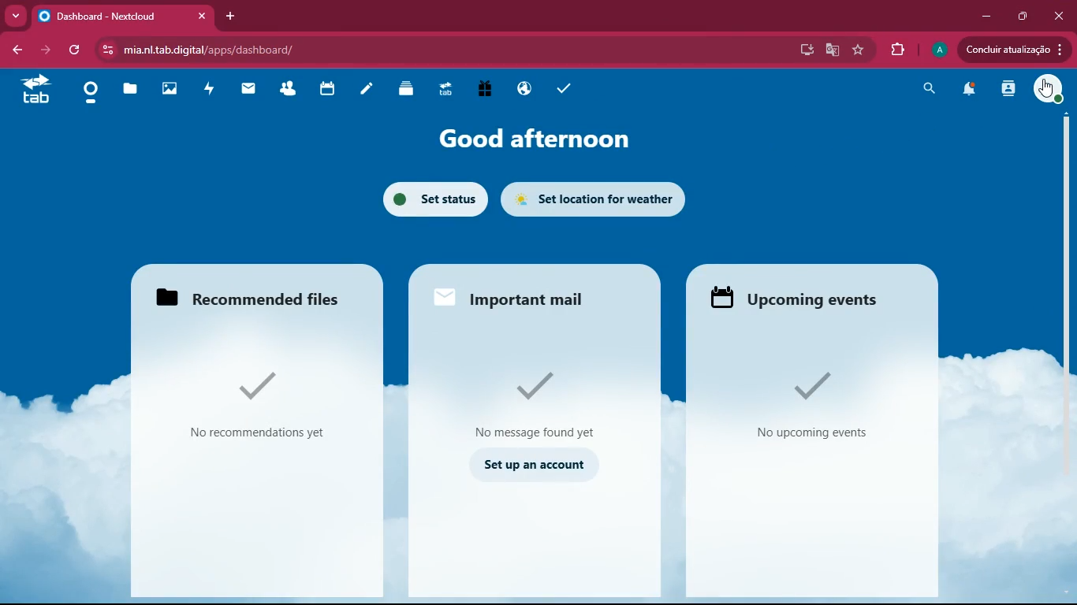  Describe the element at coordinates (596, 199) in the screenshot. I see `set location for weather` at that location.